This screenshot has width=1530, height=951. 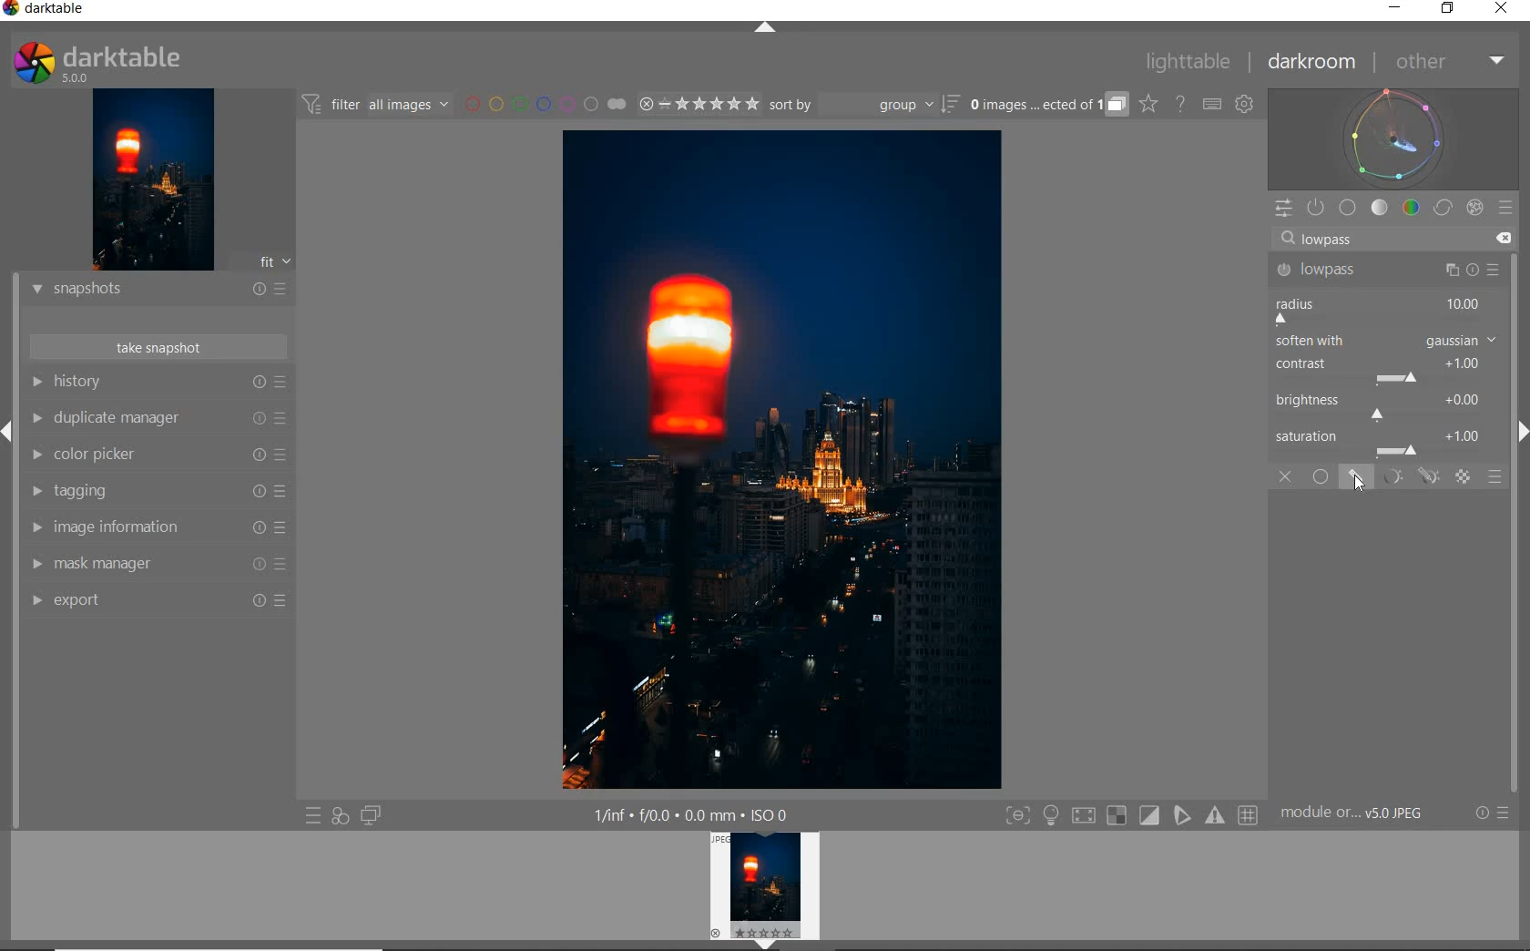 I want to click on CONTRAST, so click(x=1383, y=372).